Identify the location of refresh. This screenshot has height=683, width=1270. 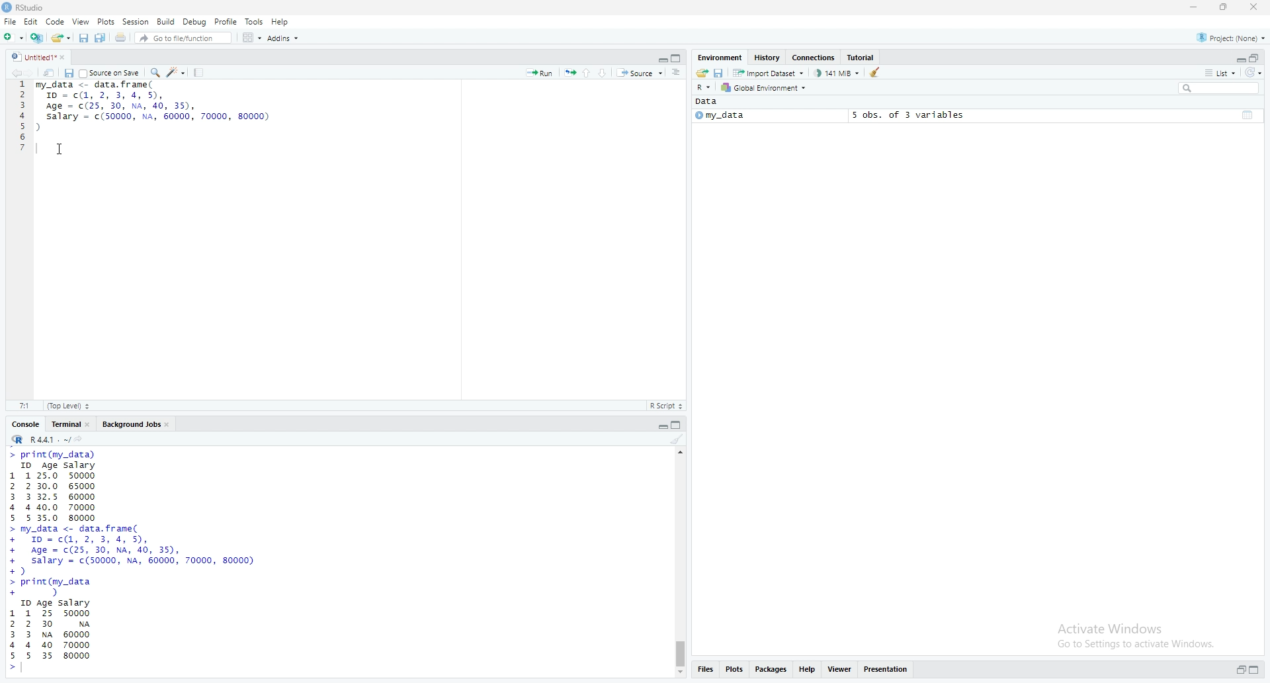
(1253, 73).